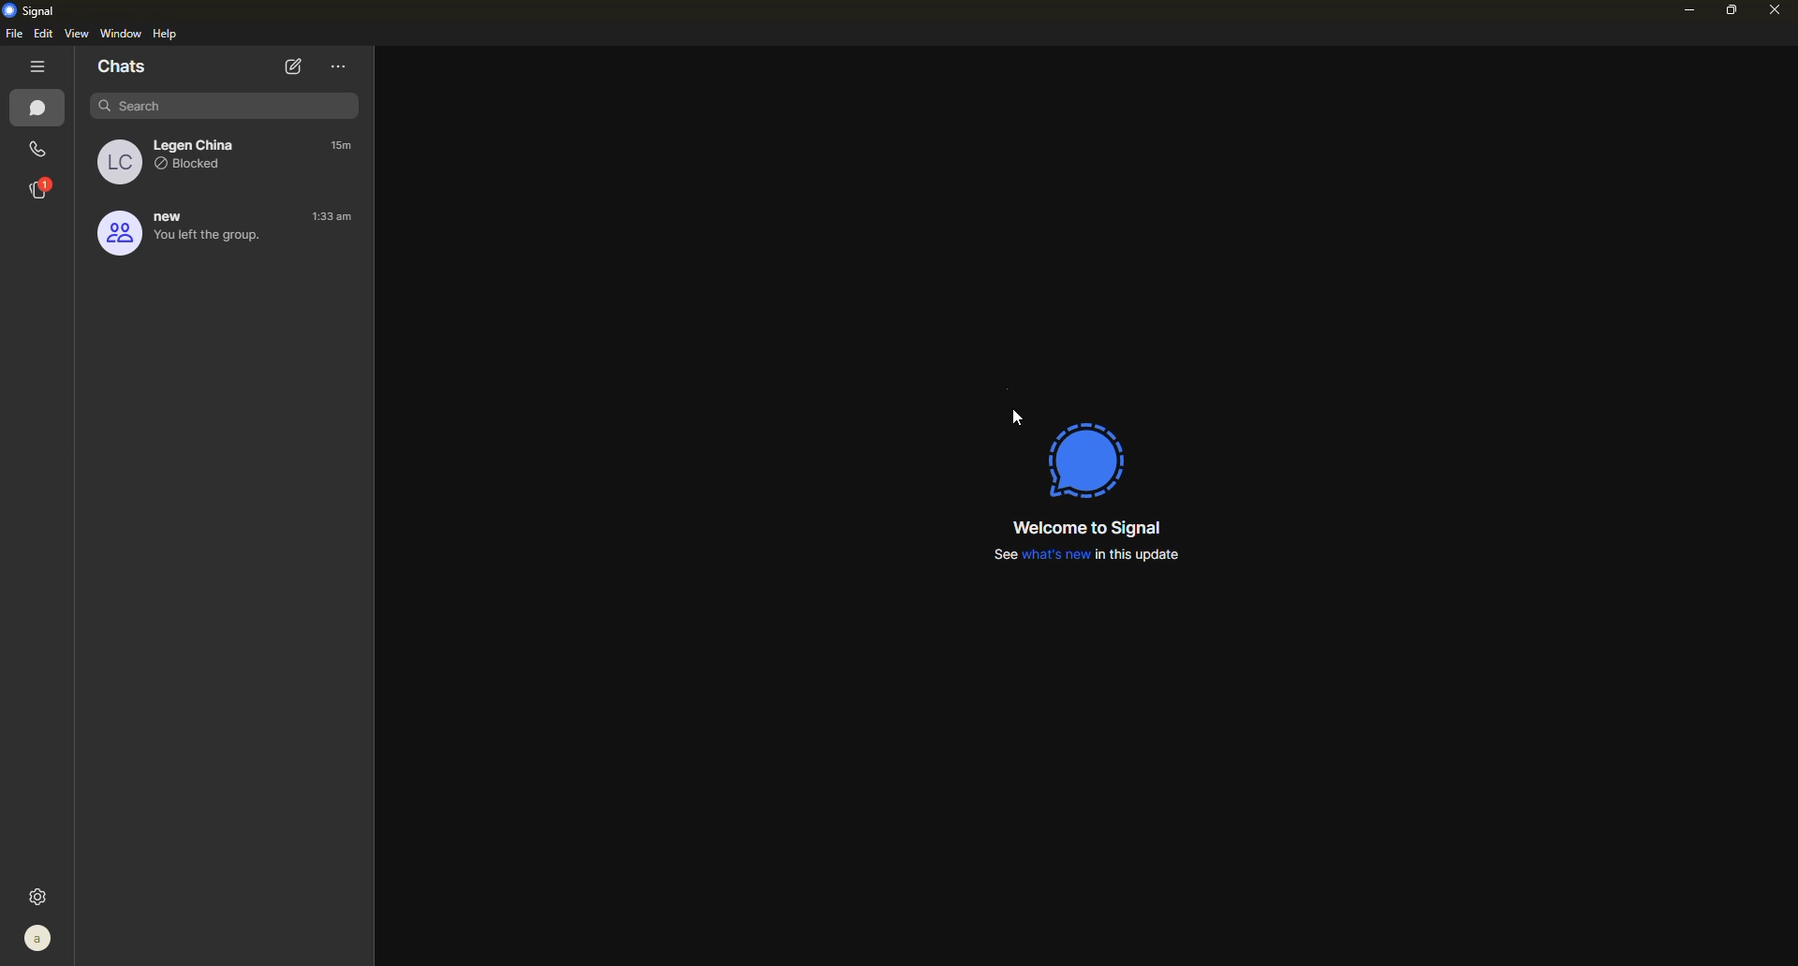 The image size is (1798, 966). I want to click on Legen China, so click(192, 144).